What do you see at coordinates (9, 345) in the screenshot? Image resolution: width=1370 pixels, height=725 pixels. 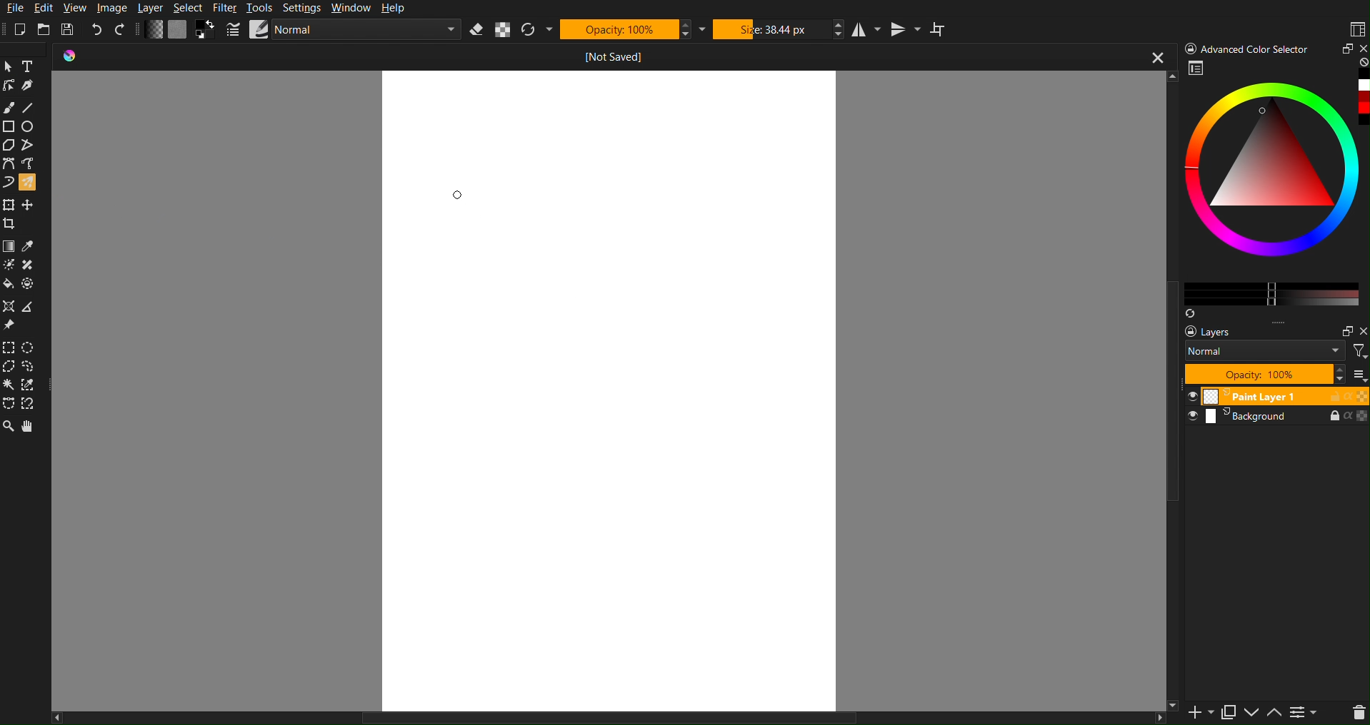 I see `Rectangular selection Tool` at bounding box center [9, 345].